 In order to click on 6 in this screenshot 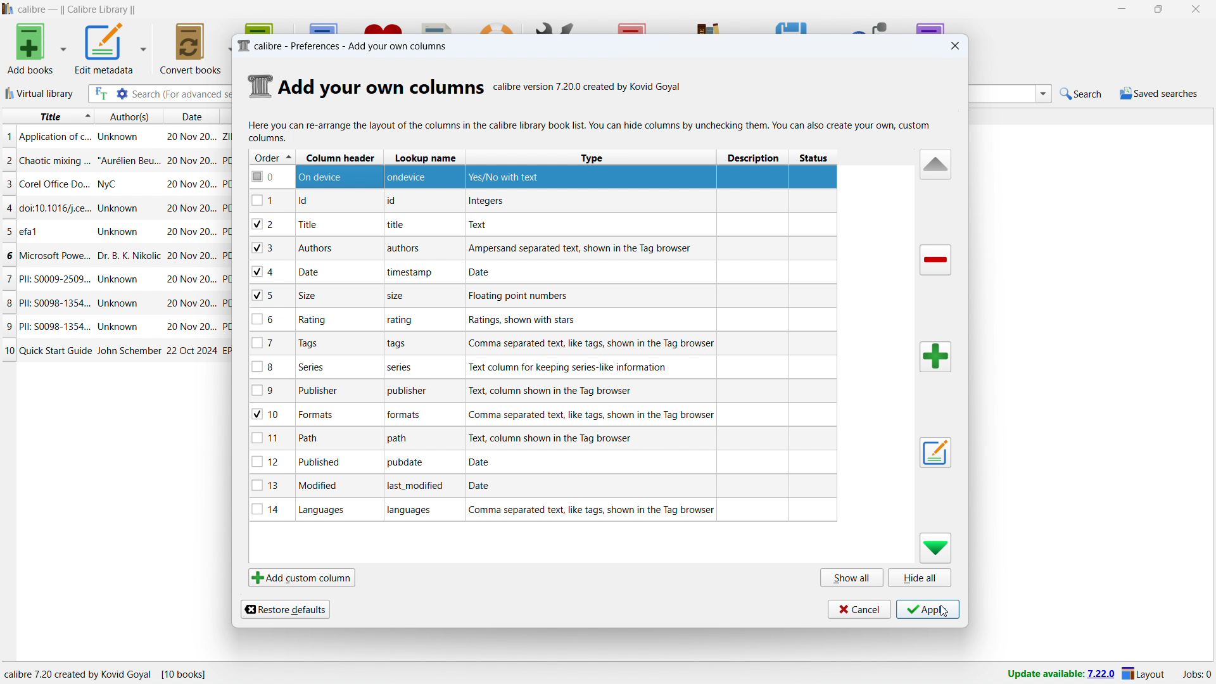, I will do `click(267, 320)`.